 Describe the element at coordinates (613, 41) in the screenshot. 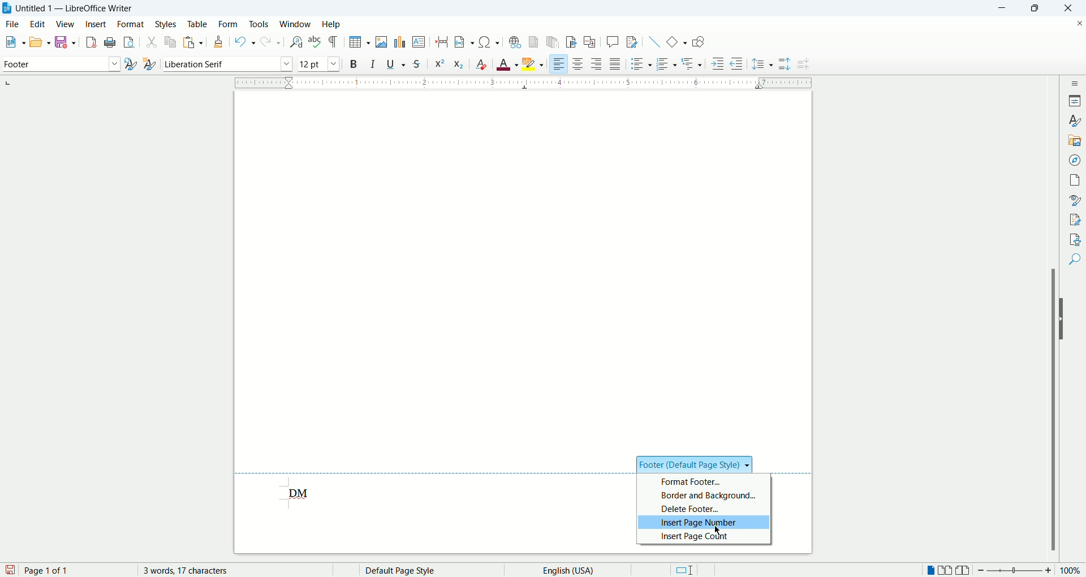

I see `insert comment` at that location.